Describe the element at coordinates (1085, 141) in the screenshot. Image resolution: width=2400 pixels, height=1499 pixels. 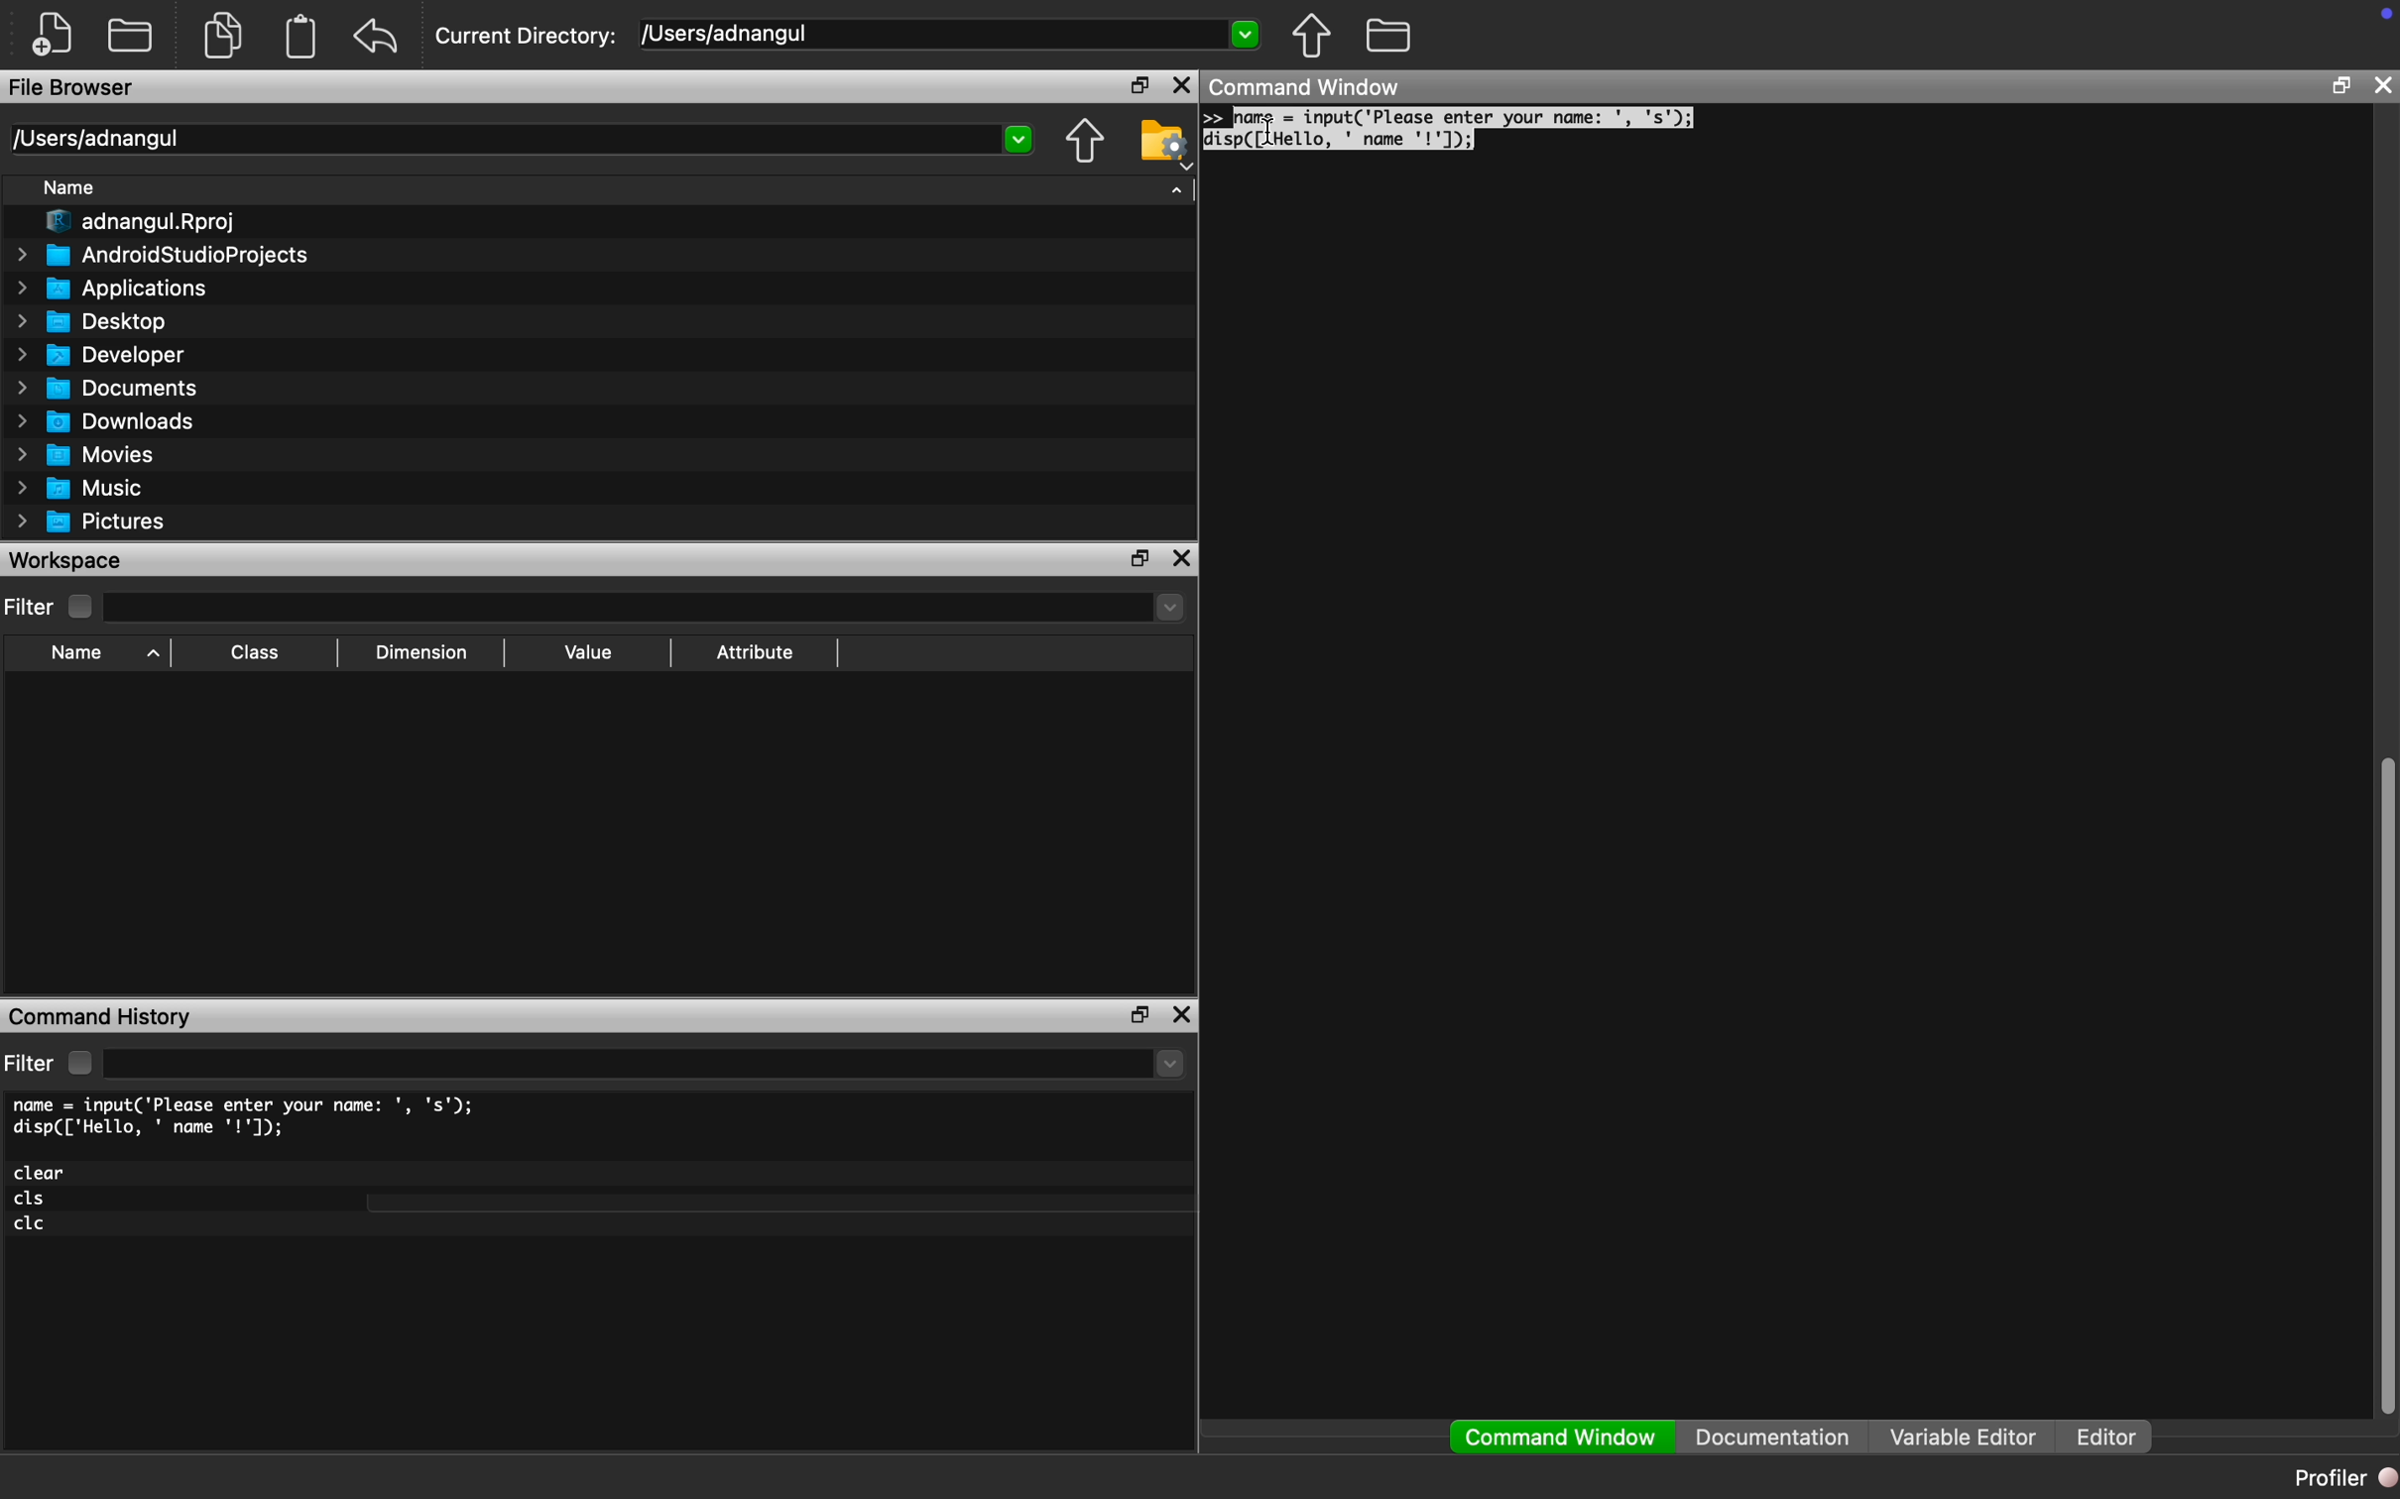
I see `Previous file` at that location.